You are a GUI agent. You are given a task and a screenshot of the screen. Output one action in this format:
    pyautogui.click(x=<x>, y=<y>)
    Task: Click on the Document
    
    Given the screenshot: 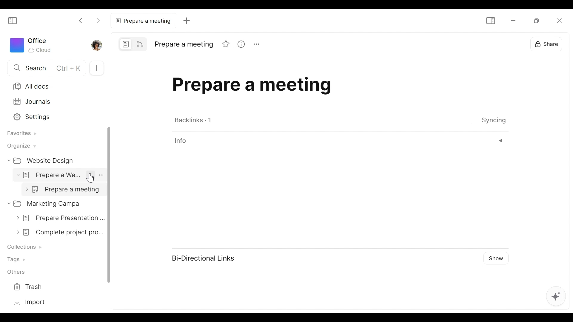 What is the action you would take?
    pyautogui.click(x=59, y=175)
    